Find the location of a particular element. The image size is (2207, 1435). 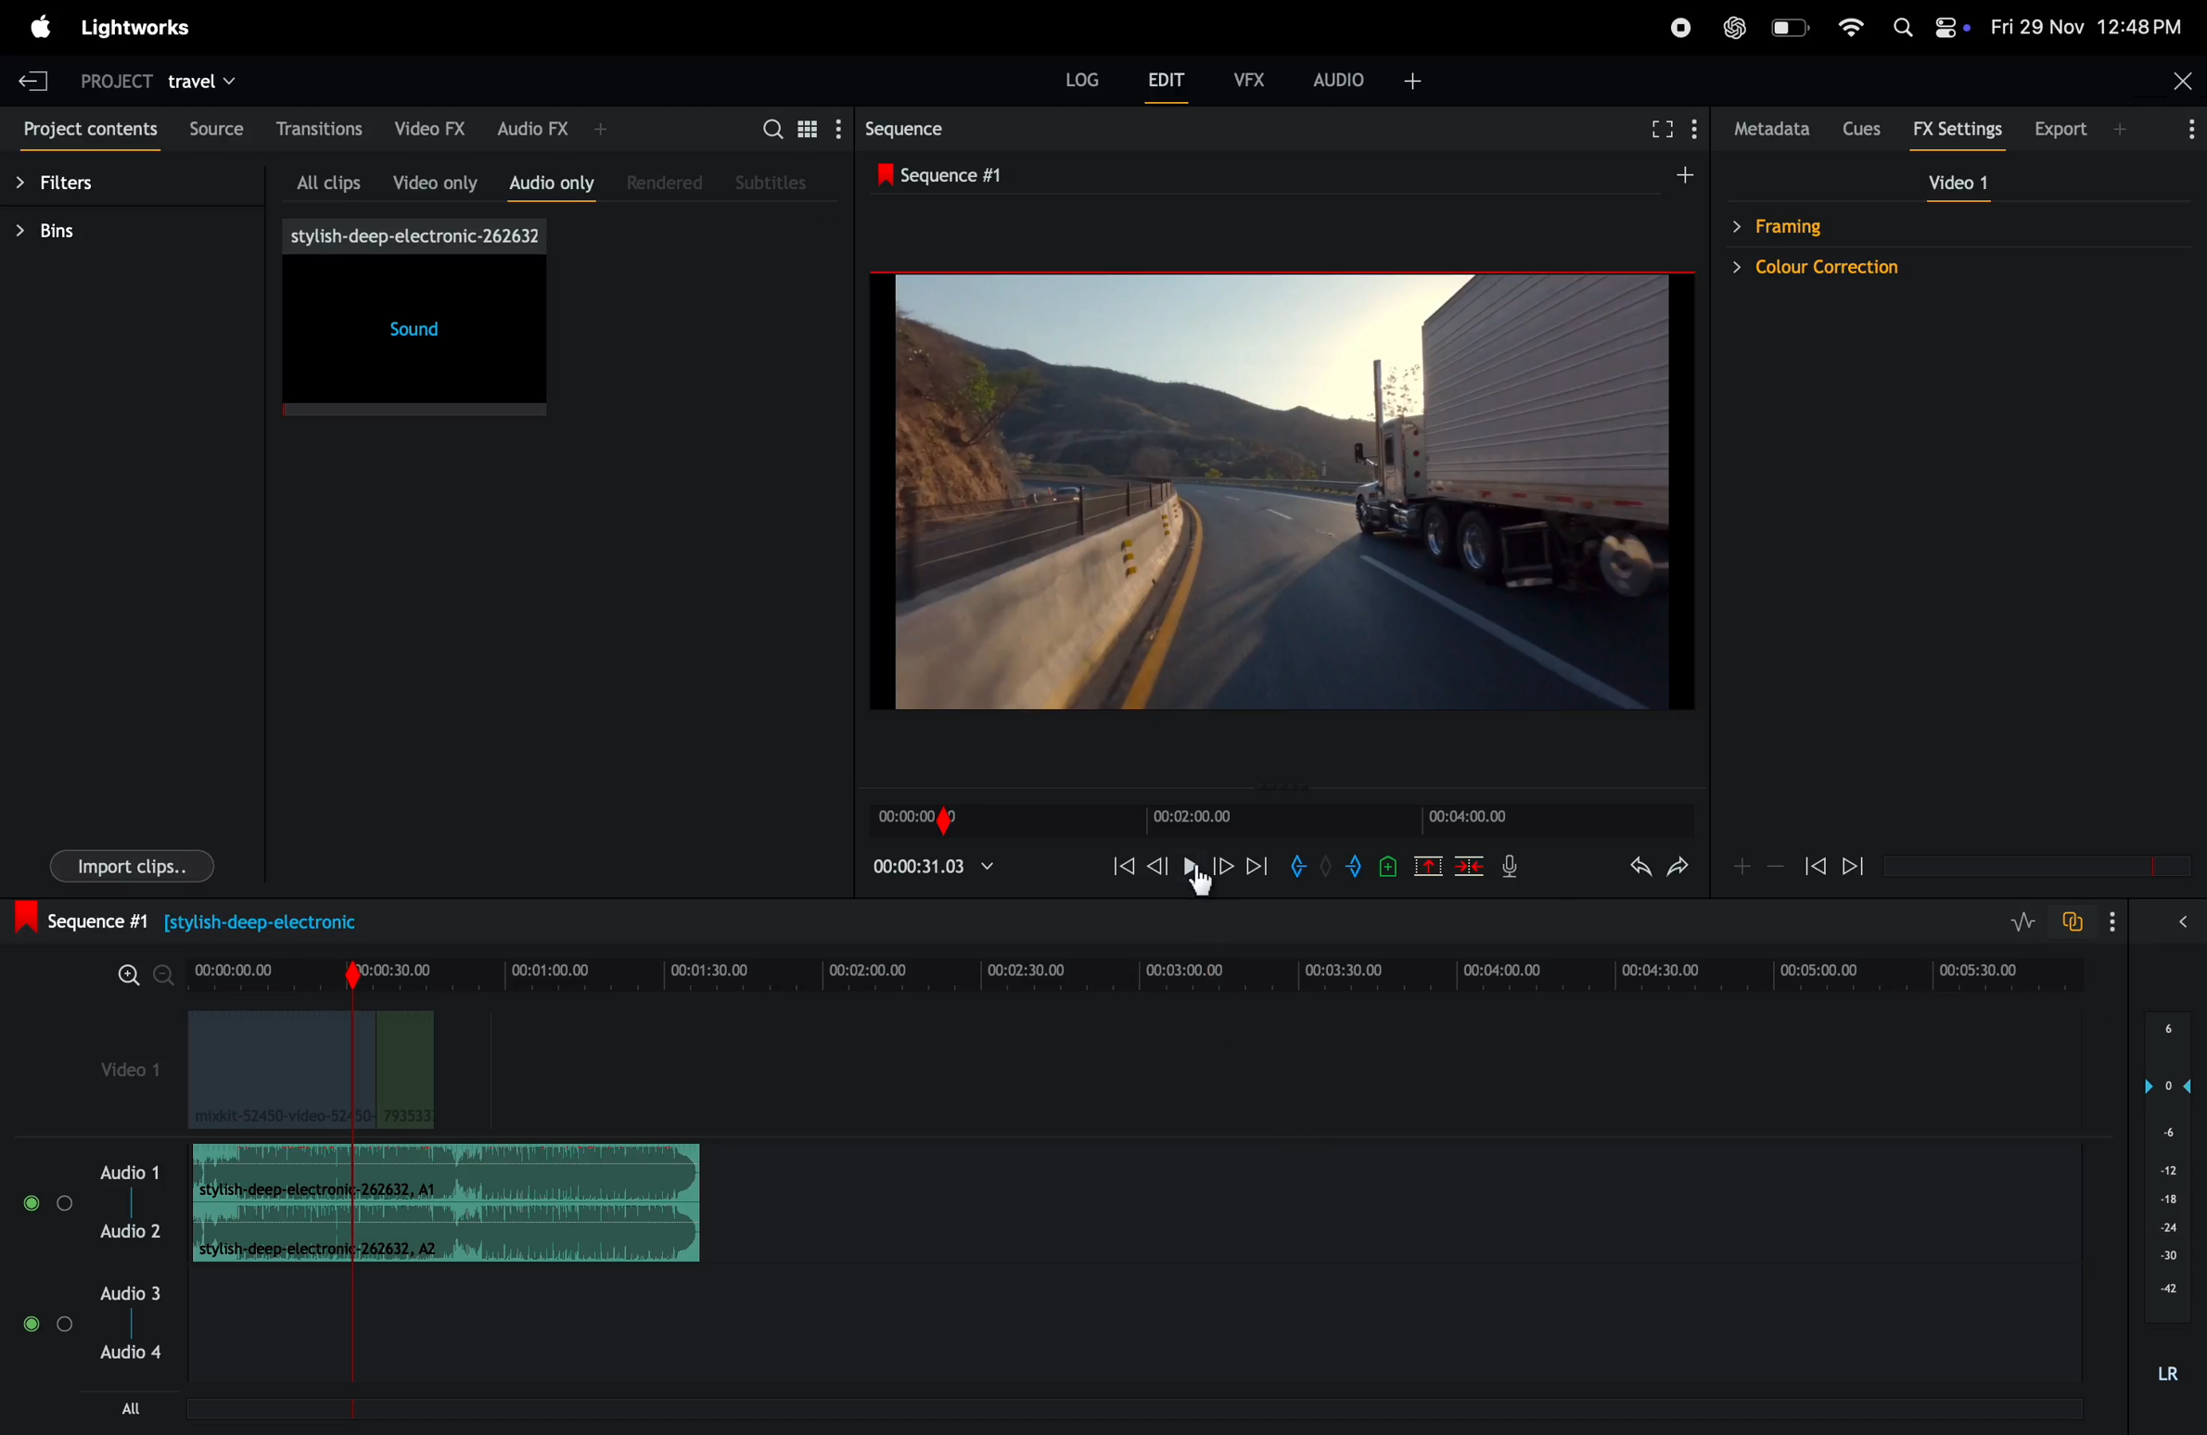

audio. clip is located at coordinates (446, 1173).